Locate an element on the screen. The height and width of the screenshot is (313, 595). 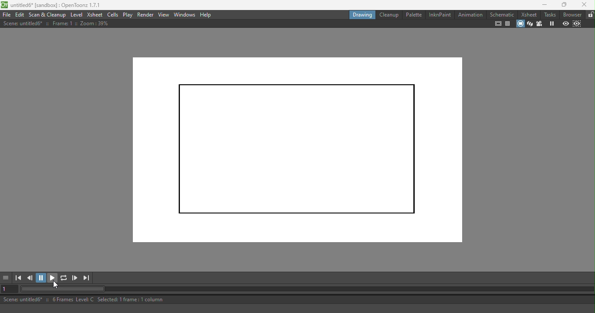
Canvas is located at coordinates (312, 151).